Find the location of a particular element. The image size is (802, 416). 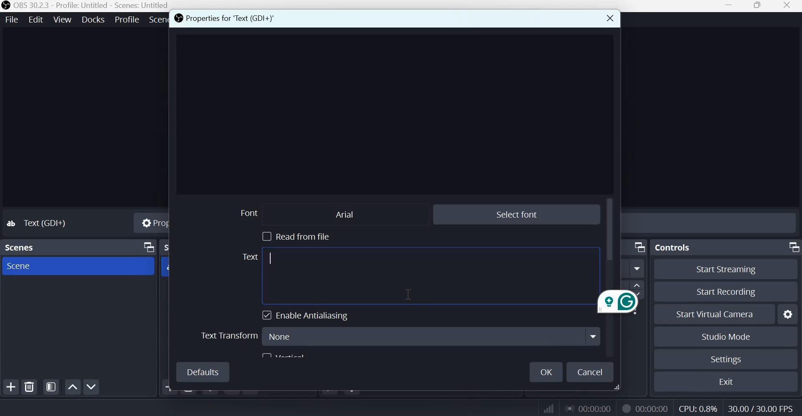

dock options is located at coordinates (145, 248).